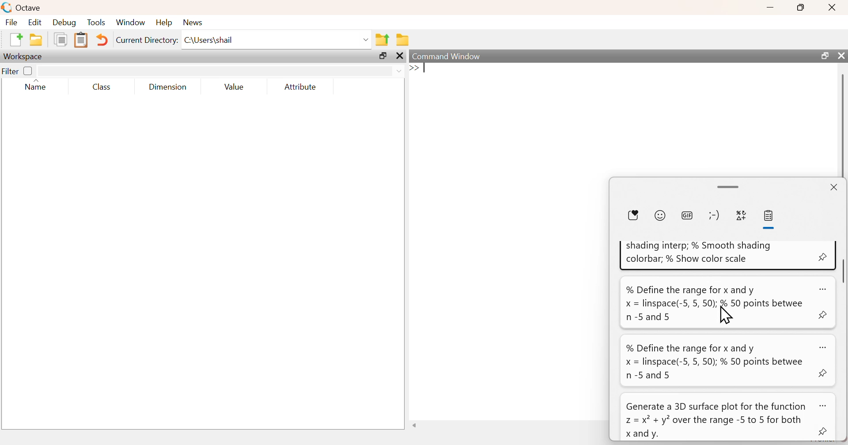  What do you see at coordinates (715, 303) in the screenshot?
I see `% Define the range for x and y
x = linspace(-5, 5, 50); % 50 points betwee
n-5and 5` at bounding box center [715, 303].